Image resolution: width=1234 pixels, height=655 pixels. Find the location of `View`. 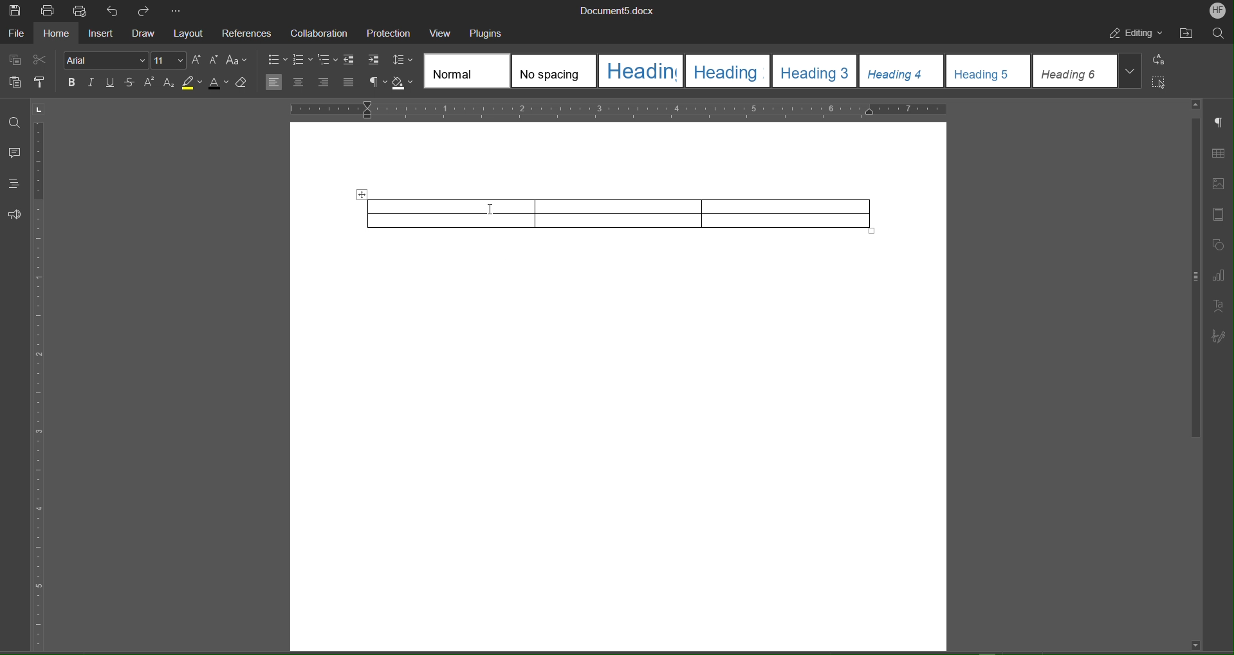

View is located at coordinates (443, 33).